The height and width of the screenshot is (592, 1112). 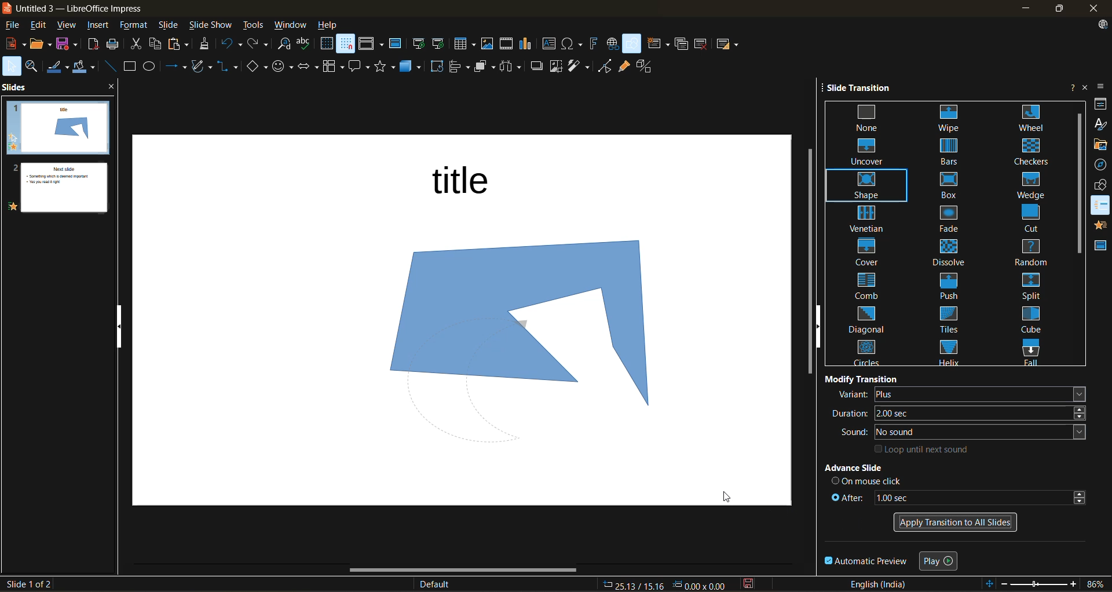 I want to click on window, so click(x=292, y=25).